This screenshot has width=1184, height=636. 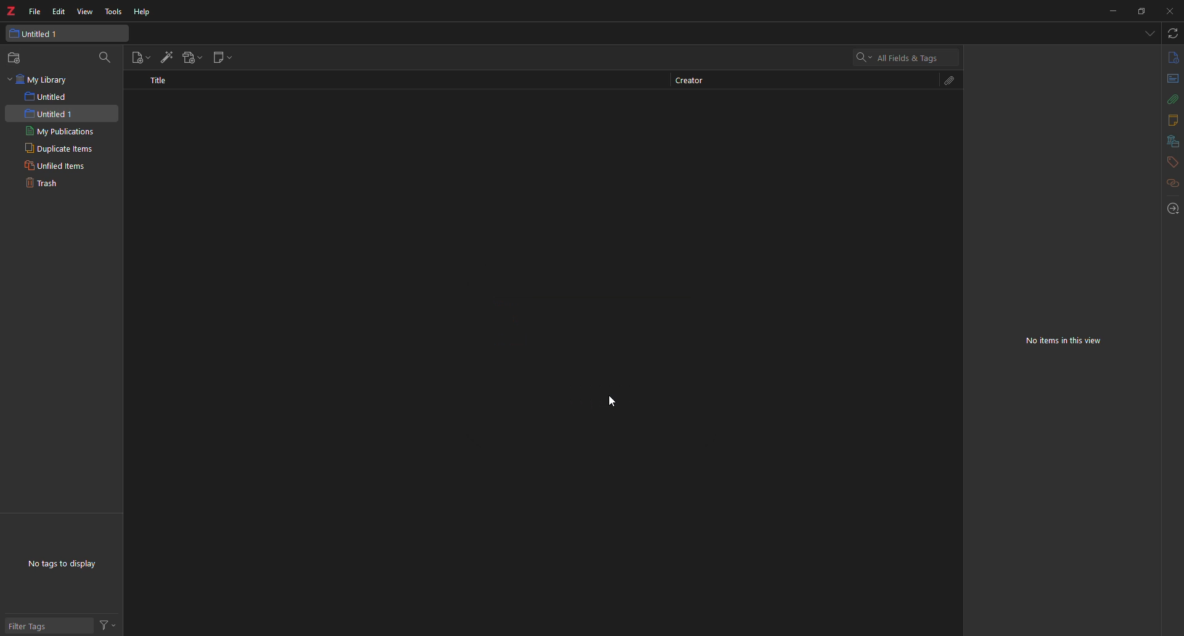 What do you see at coordinates (160, 79) in the screenshot?
I see `title` at bounding box center [160, 79].